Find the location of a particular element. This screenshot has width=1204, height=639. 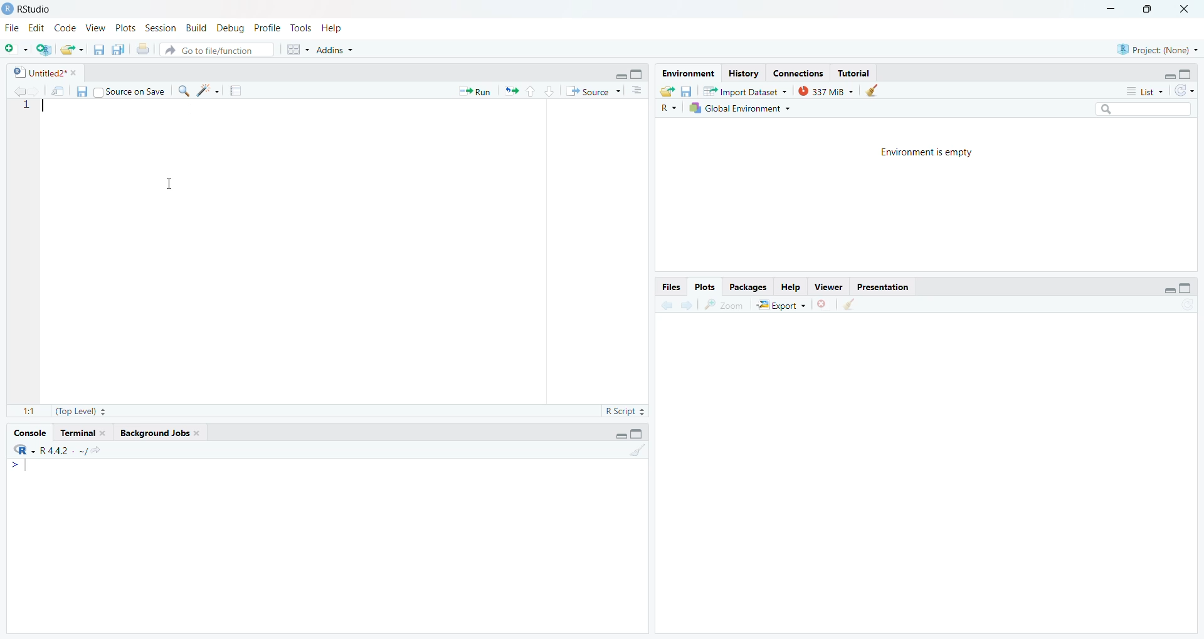

clear all plots is located at coordinates (849, 304).